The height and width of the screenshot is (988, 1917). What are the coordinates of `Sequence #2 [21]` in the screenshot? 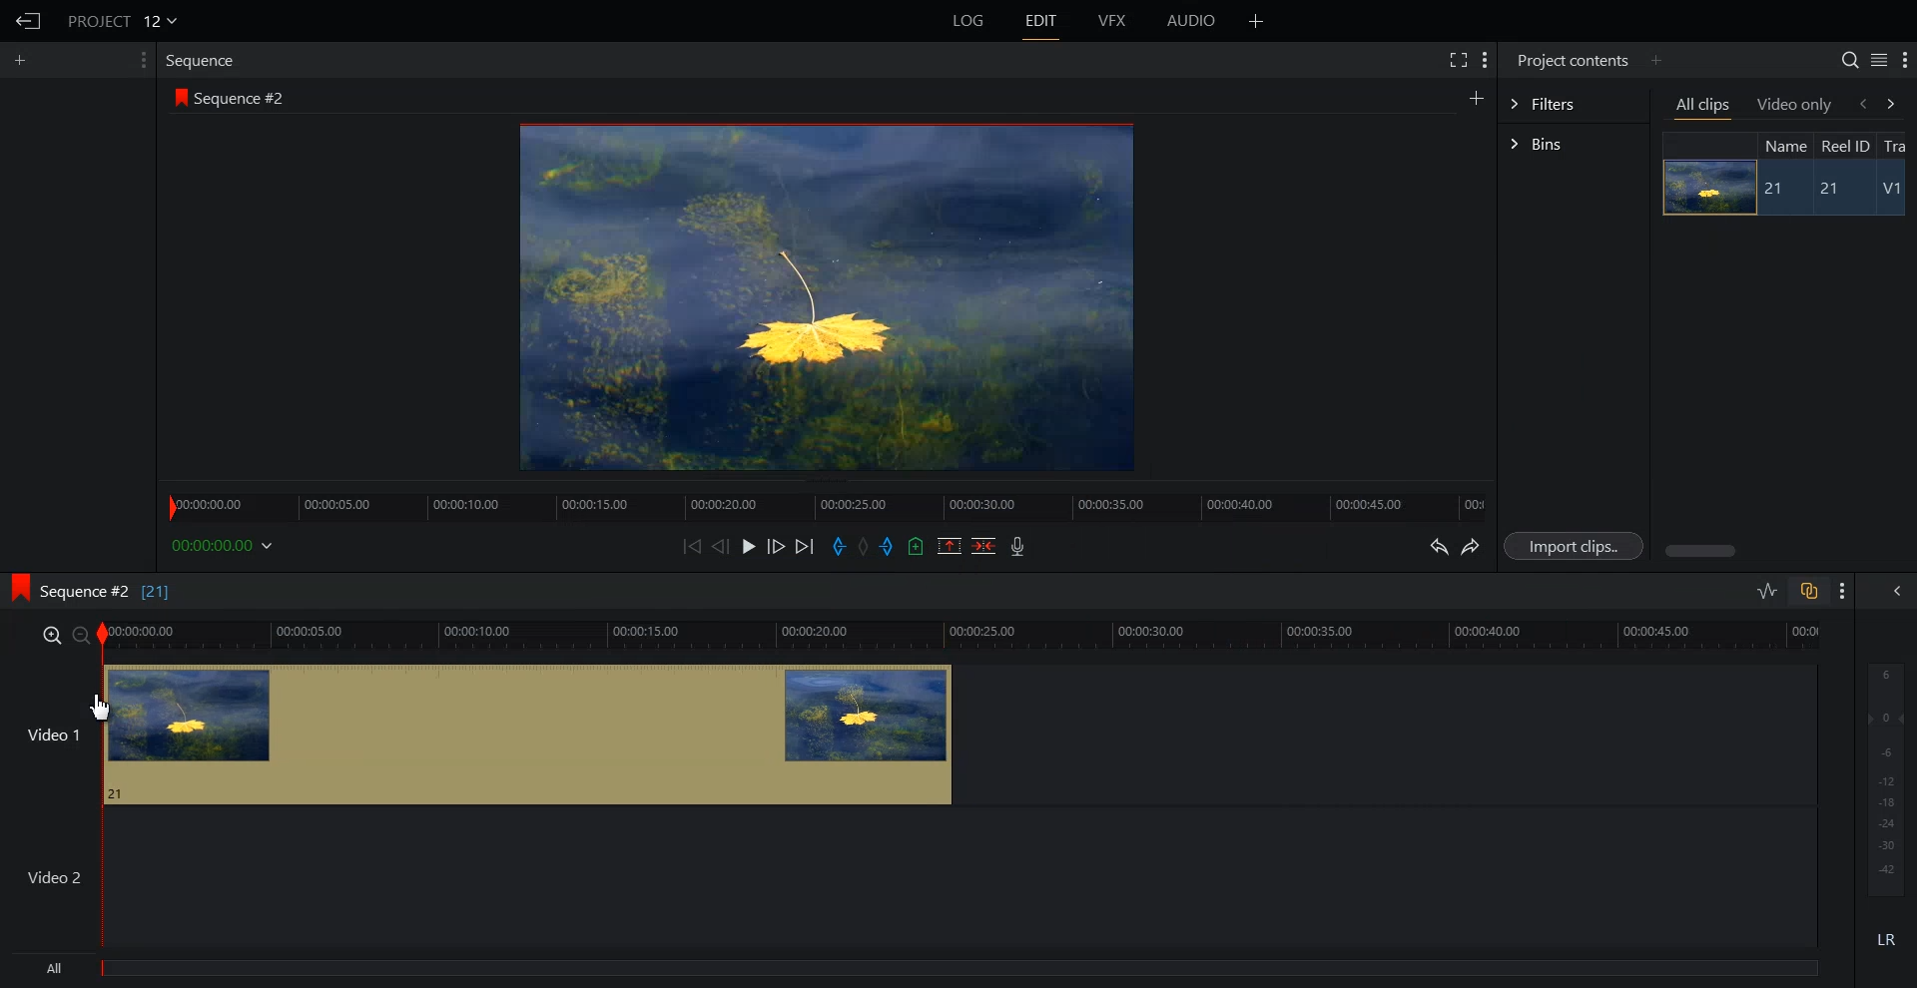 It's located at (107, 592).